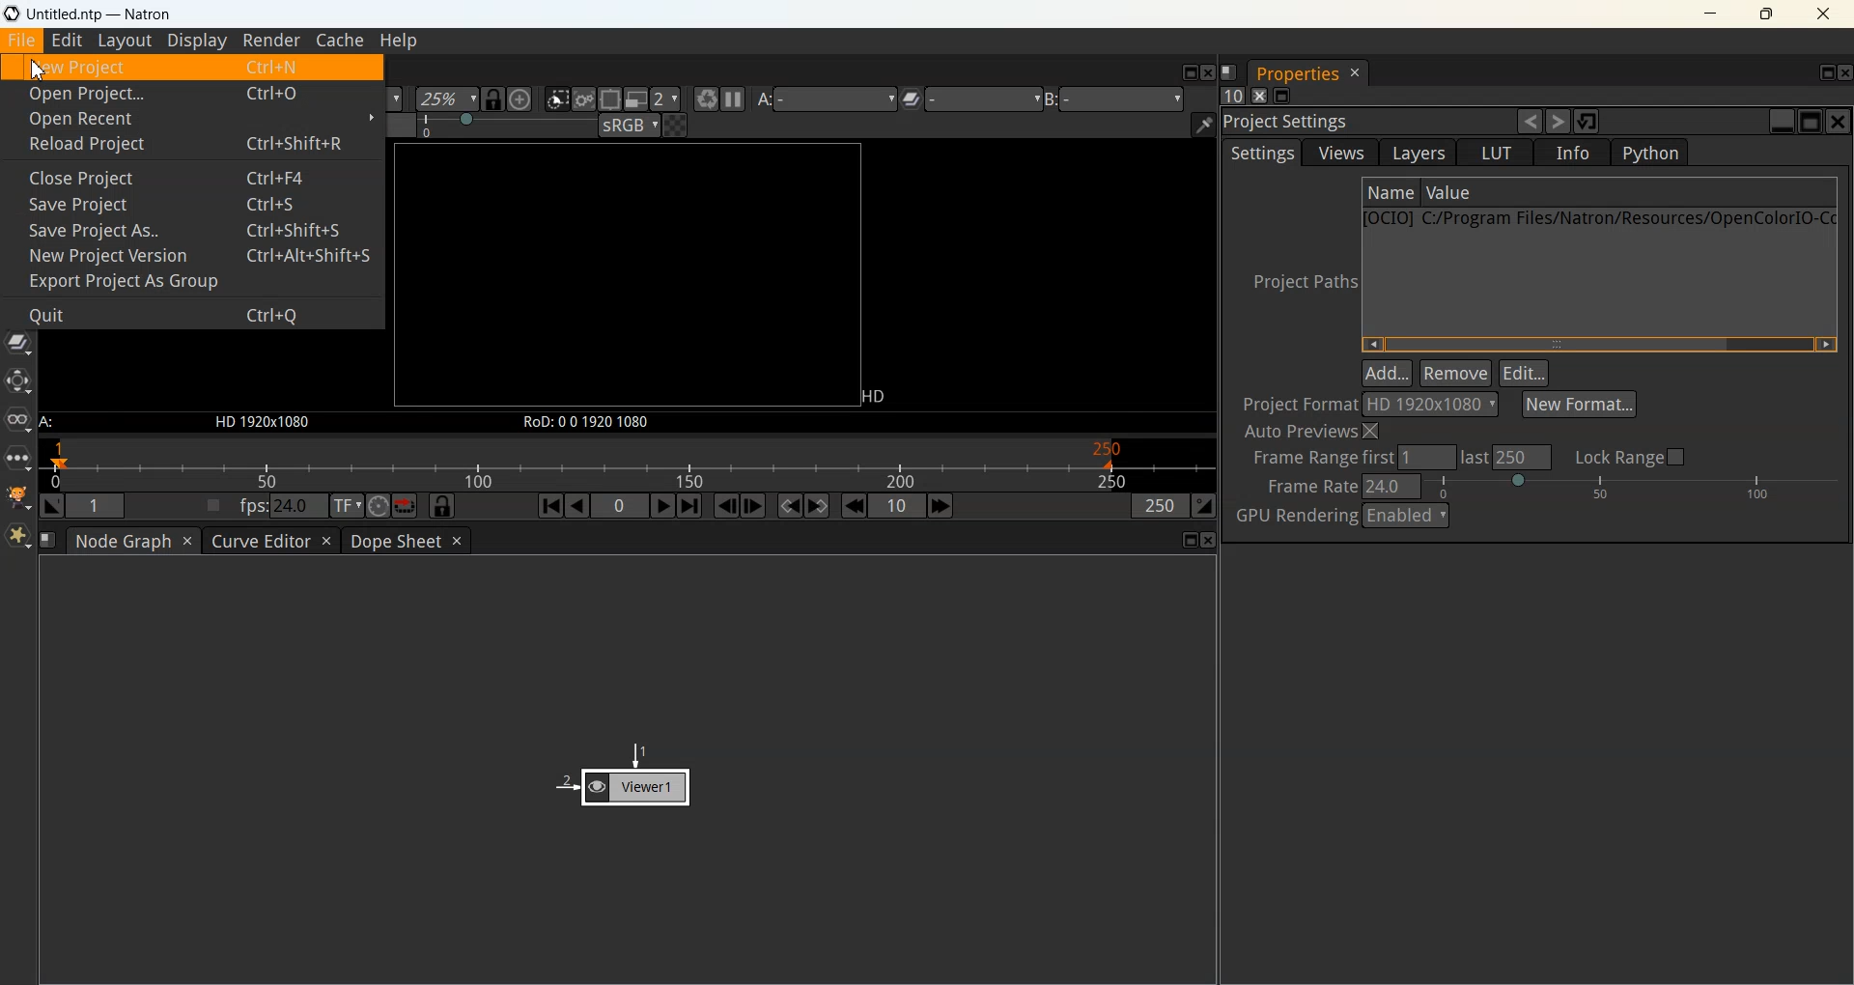  Describe the element at coordinates (1767, 14) in the screenshot. I see `Maximize` at that location.